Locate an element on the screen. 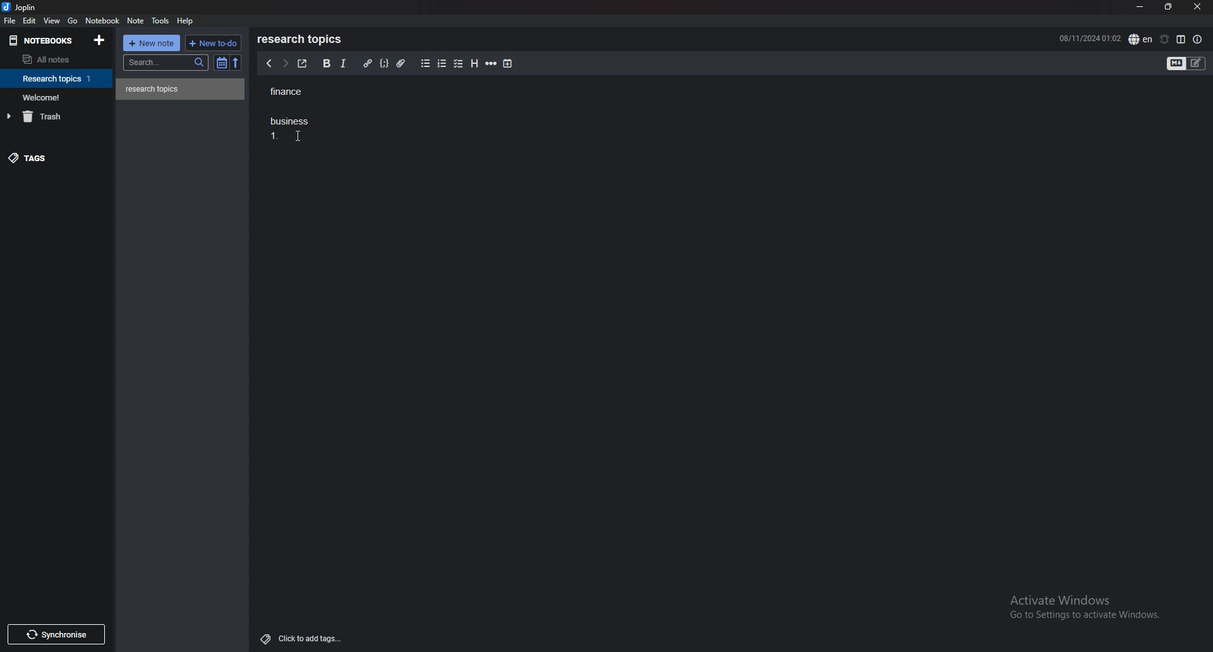  bullet list is located at coordinates (425, 64).